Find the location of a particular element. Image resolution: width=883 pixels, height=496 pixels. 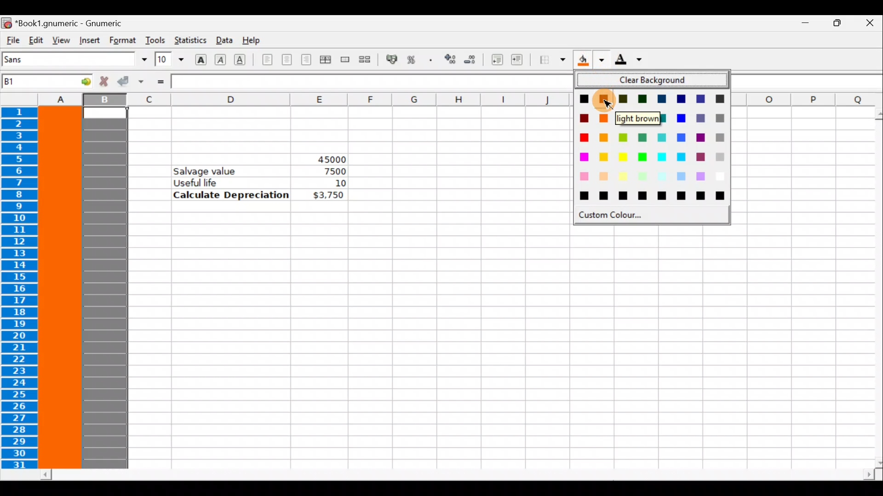

Insert is located at coordinates (89, 40).